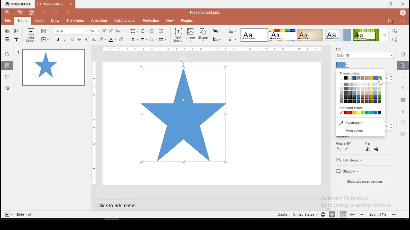 This screenshot has width=410, height=230. What do you see at coordinates (95, 122) in the screenshot?
I see `vertical scale` at bounding box center [95, 122].